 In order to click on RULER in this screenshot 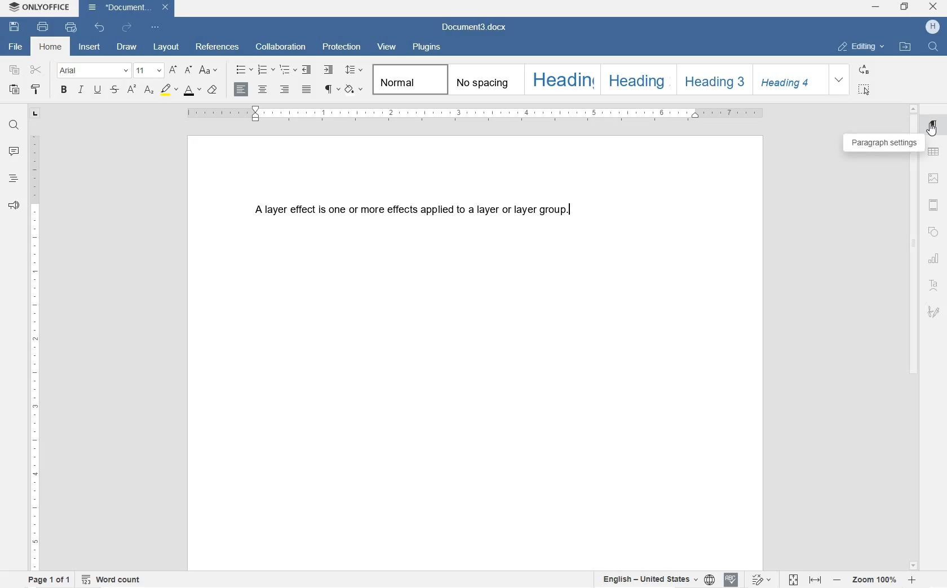, I will do `click(36, 351)`.